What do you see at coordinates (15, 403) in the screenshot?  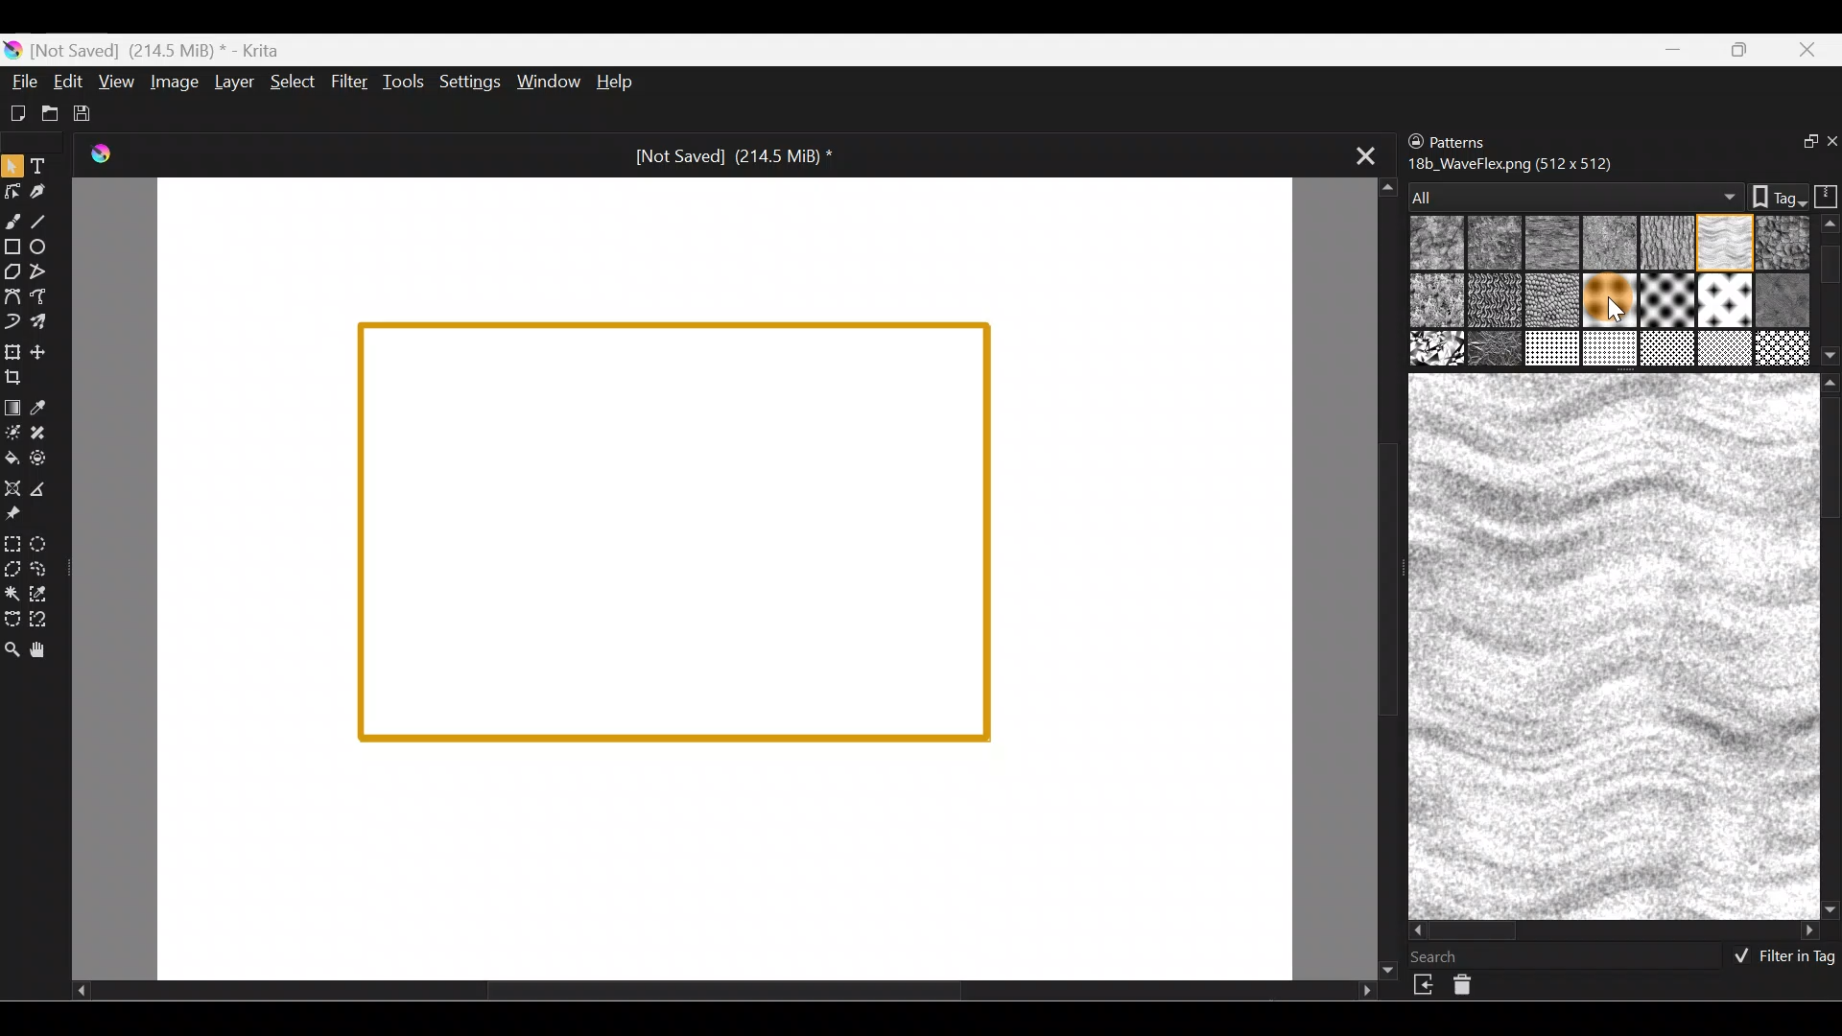 I see `Draw a gradient` at bounding box center [15, 403].